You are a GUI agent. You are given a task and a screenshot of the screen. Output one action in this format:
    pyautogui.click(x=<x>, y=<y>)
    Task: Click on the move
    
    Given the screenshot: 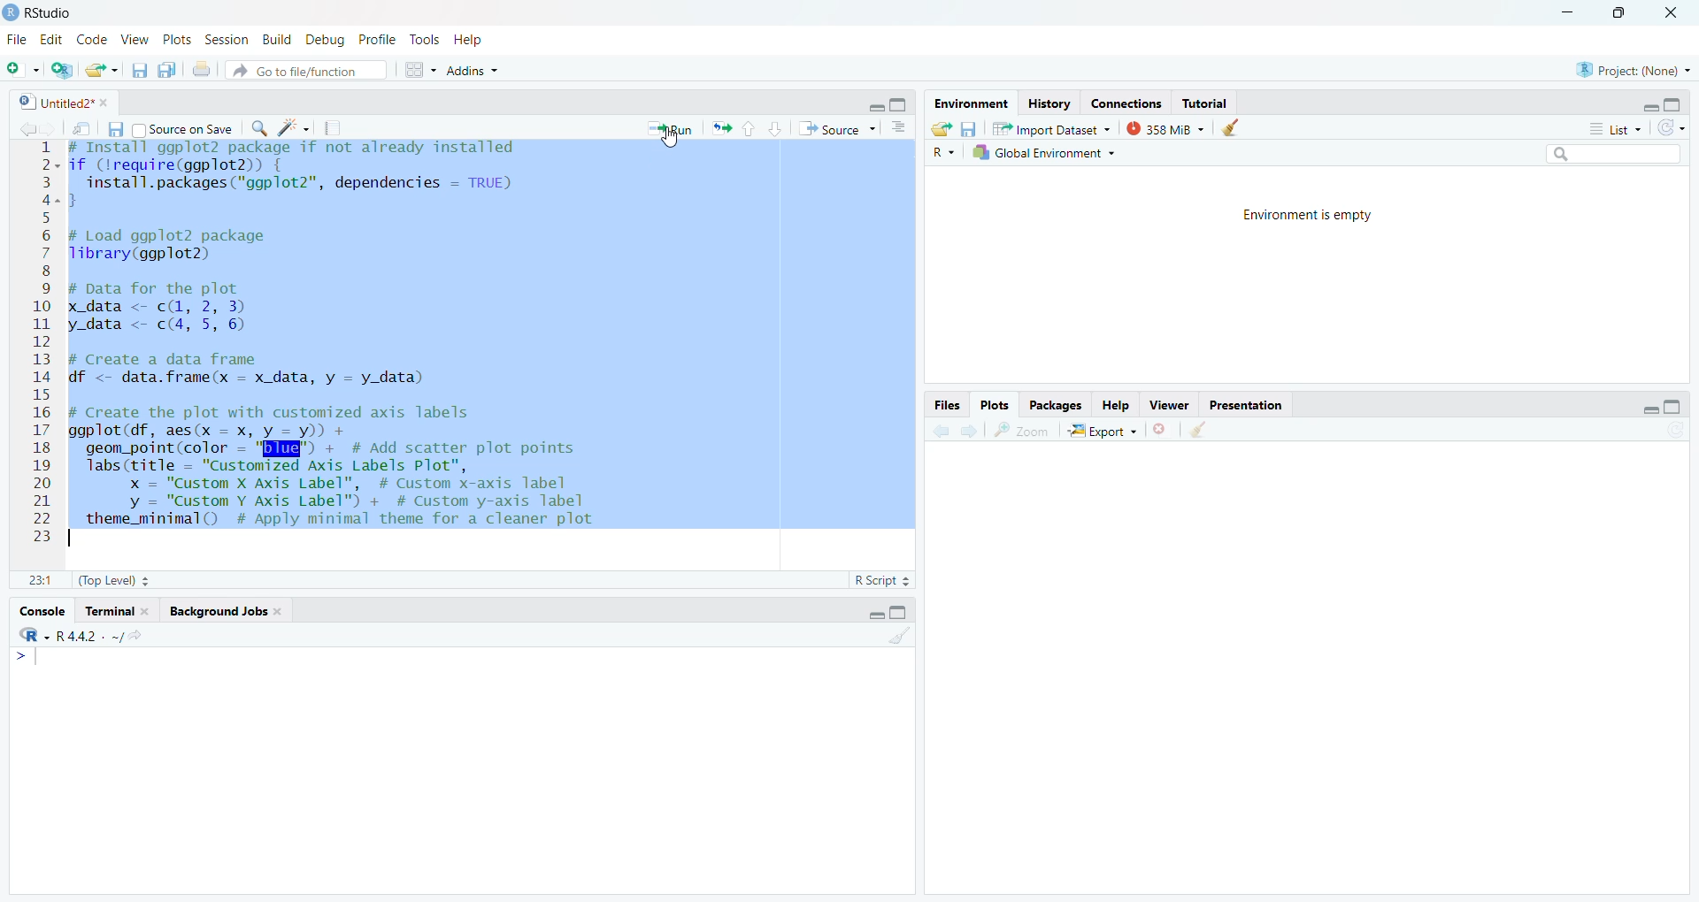 What is the action you would take?
    pyautogui.click(x=83, y=132)
    